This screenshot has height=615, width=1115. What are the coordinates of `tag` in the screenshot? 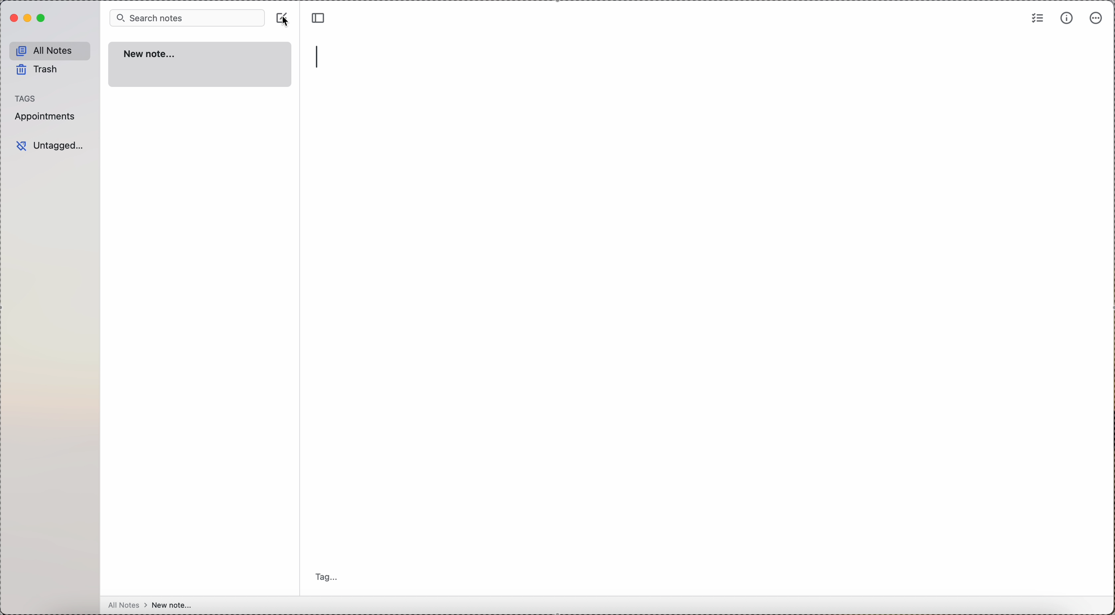 It's located at (328, 576).